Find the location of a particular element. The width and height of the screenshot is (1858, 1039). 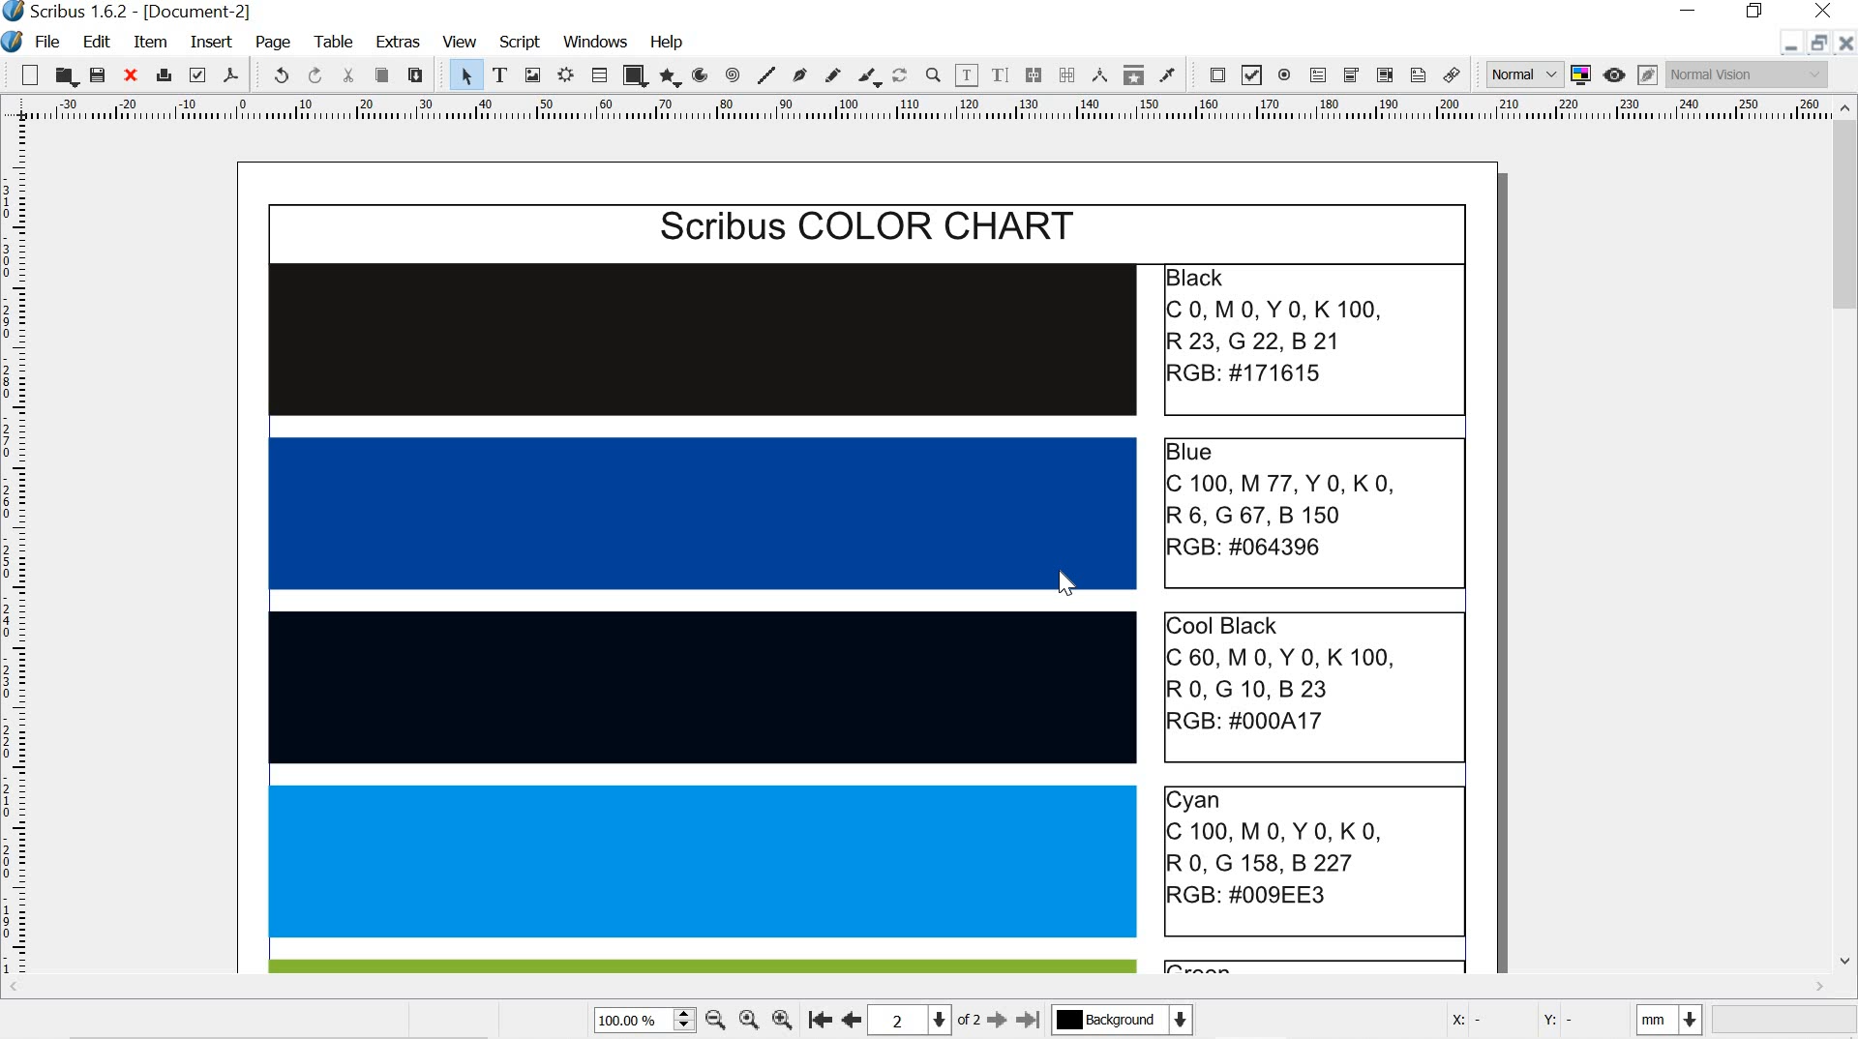

zoom out is located at coordinates (716, 1023).